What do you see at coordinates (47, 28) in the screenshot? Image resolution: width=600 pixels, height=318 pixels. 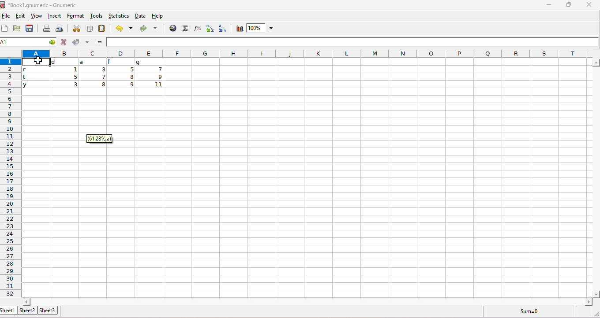 I see `print` at bounding box center [47, 28].